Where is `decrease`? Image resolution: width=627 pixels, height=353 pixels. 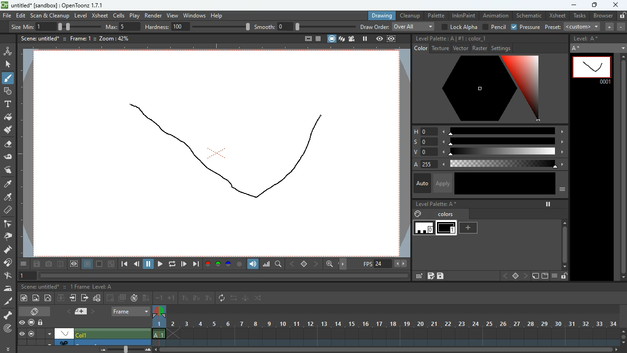
decrease is located at coordinates (621, 27).